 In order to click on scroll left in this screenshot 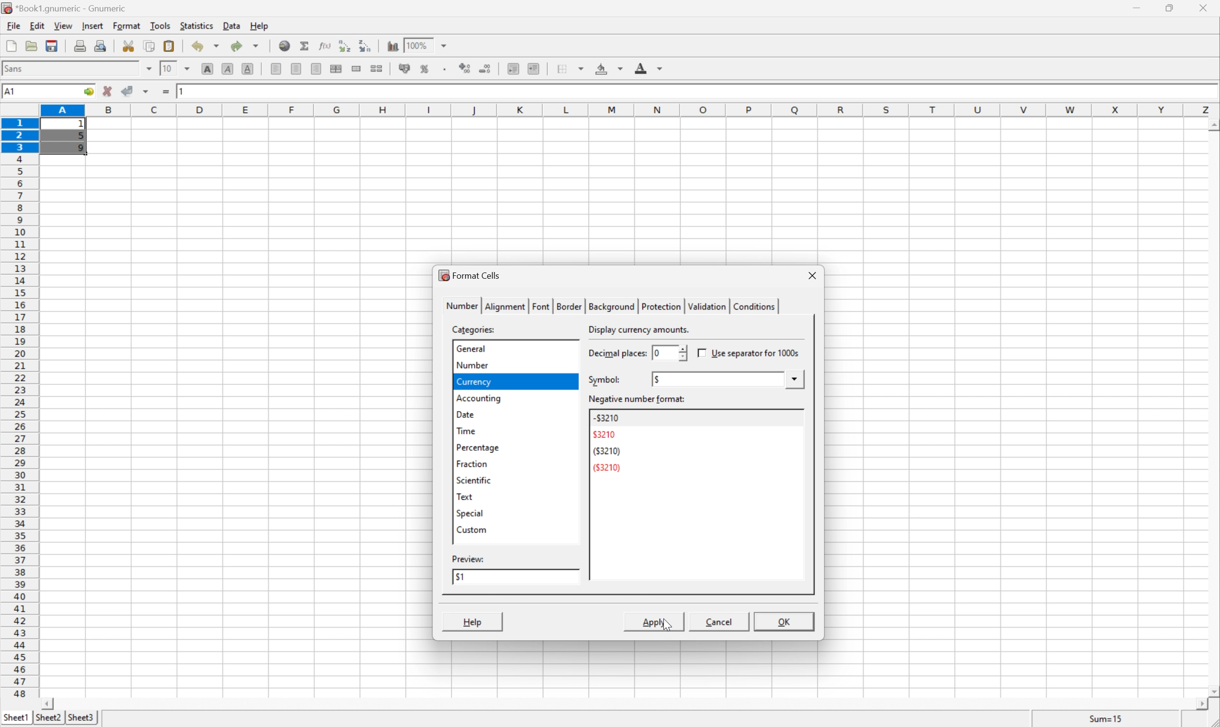, I will do `click(47, 704)`.